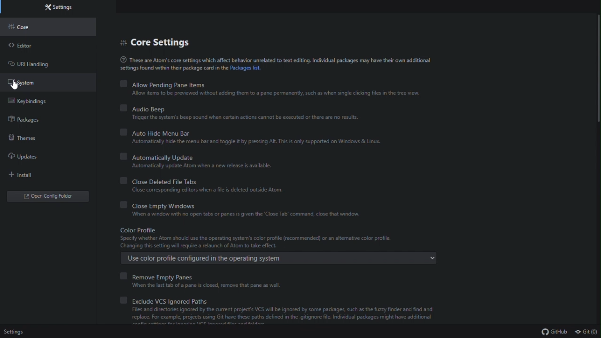 The image size is (601, 338). What do you see at coordinates (210, 180) in the screenshot?
I see `Close deleted file tabs` at bounding box center [210, 180].